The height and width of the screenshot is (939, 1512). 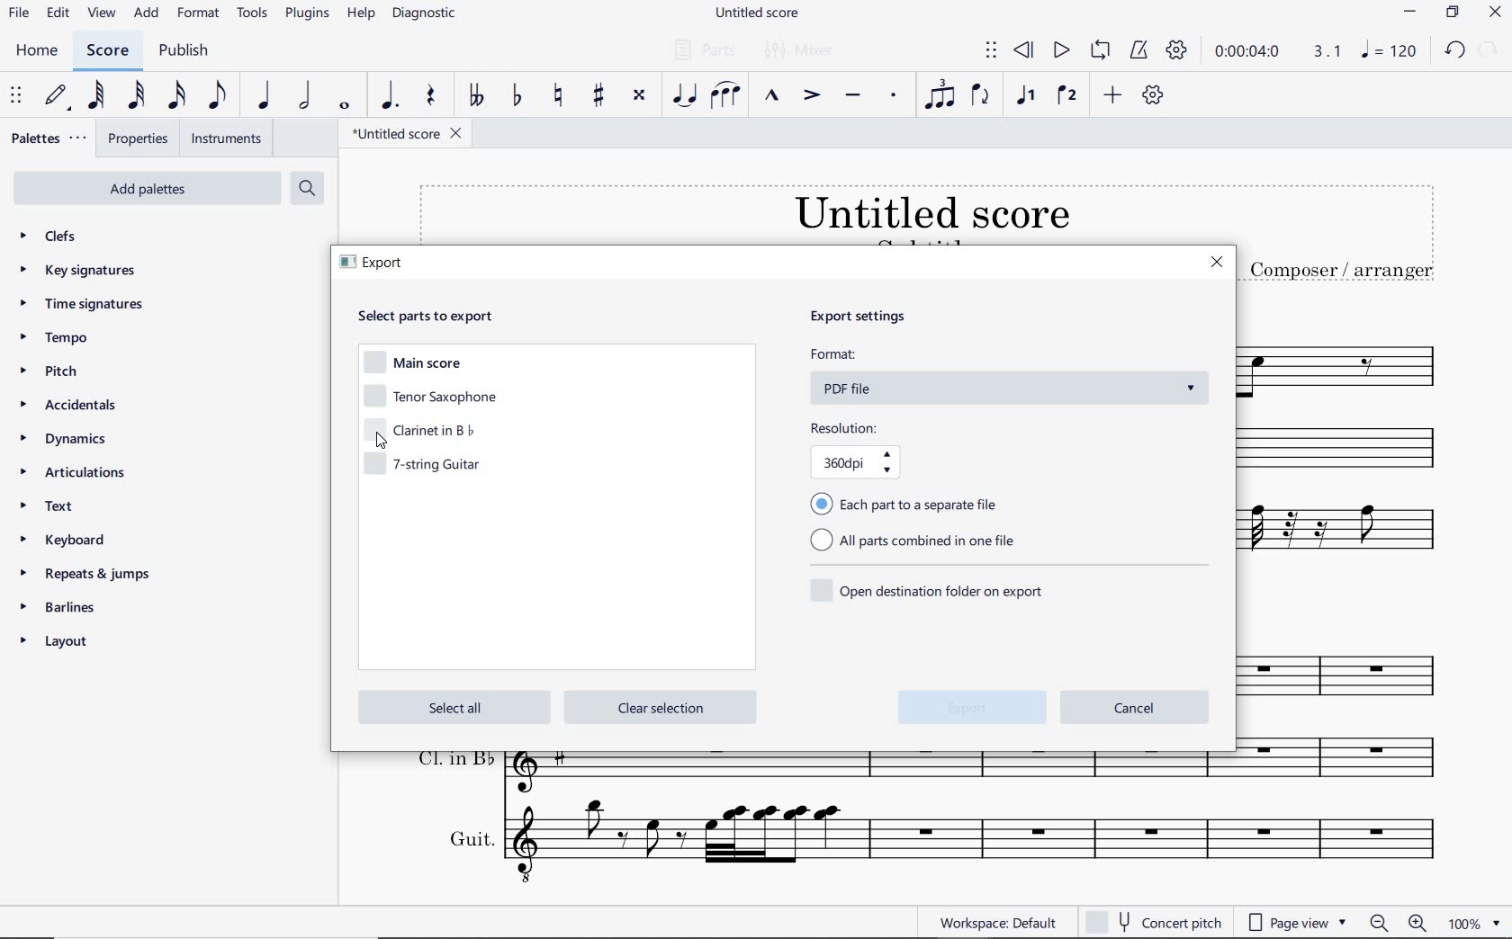 I want to click on WHOLE NOTE, so click(x=344, y=106).